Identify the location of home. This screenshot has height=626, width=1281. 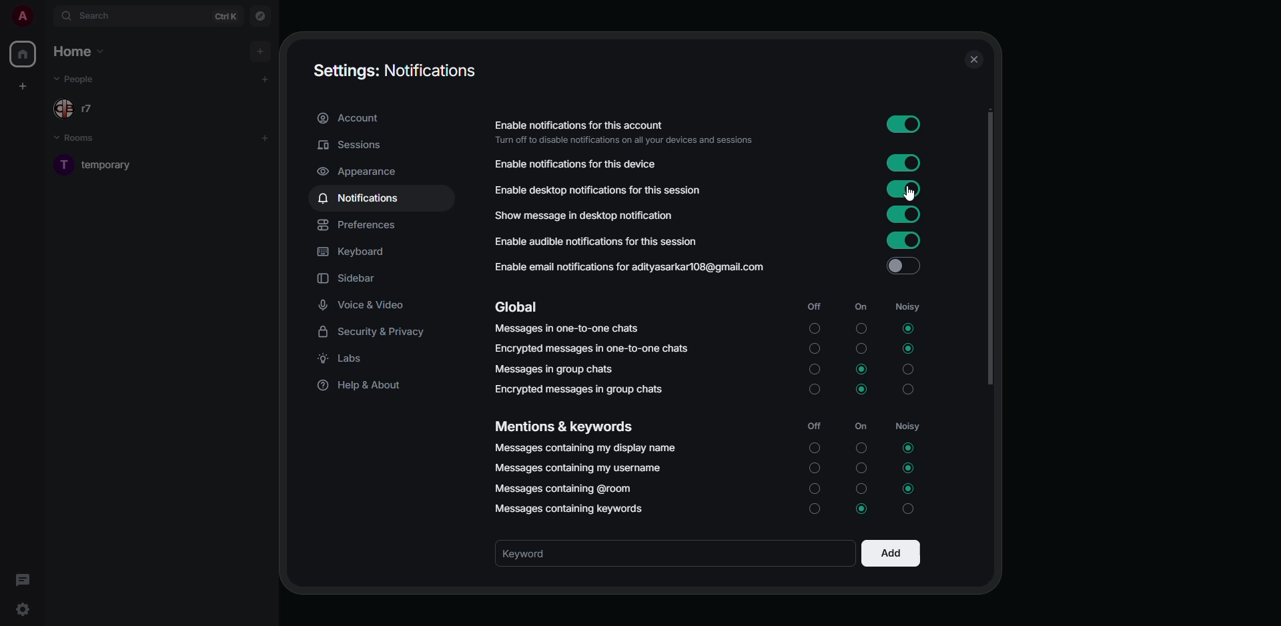
(81, 51).